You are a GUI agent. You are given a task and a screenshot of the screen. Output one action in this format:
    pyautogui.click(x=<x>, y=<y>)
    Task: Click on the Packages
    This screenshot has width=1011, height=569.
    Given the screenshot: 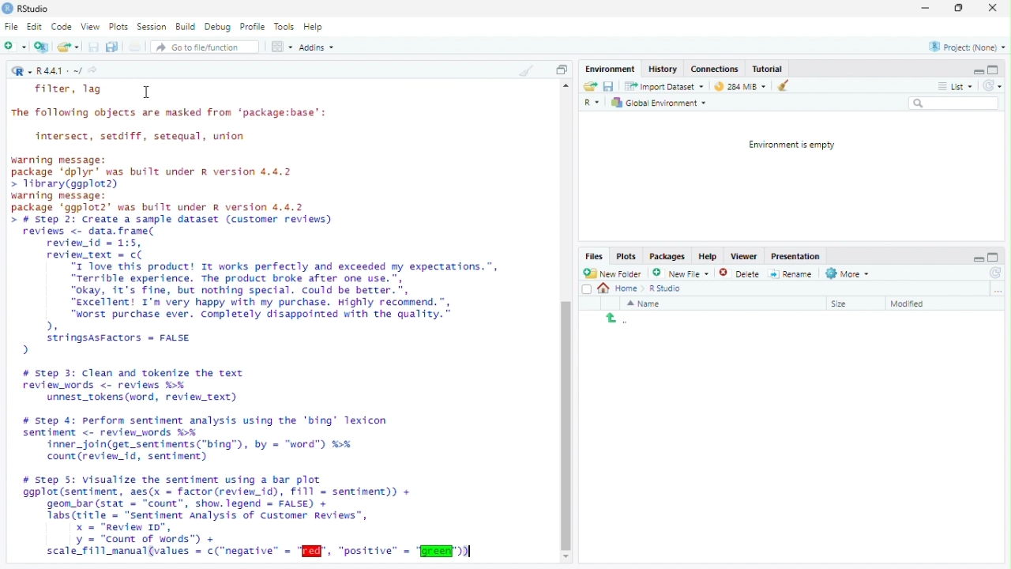 What is the action you would take?
    pyautogui.click(x=667, y=257)
    